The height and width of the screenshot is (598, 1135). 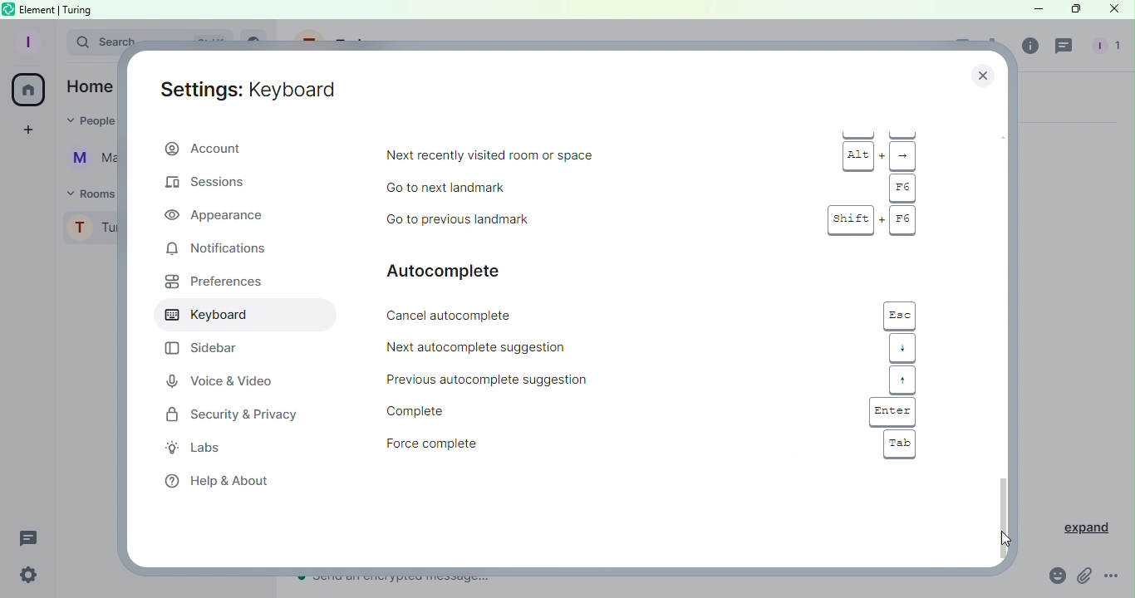 What do you see at coordinates (1084, 579) in the screenshot?
I see `Attachment` at bounding box center [1084, 579].